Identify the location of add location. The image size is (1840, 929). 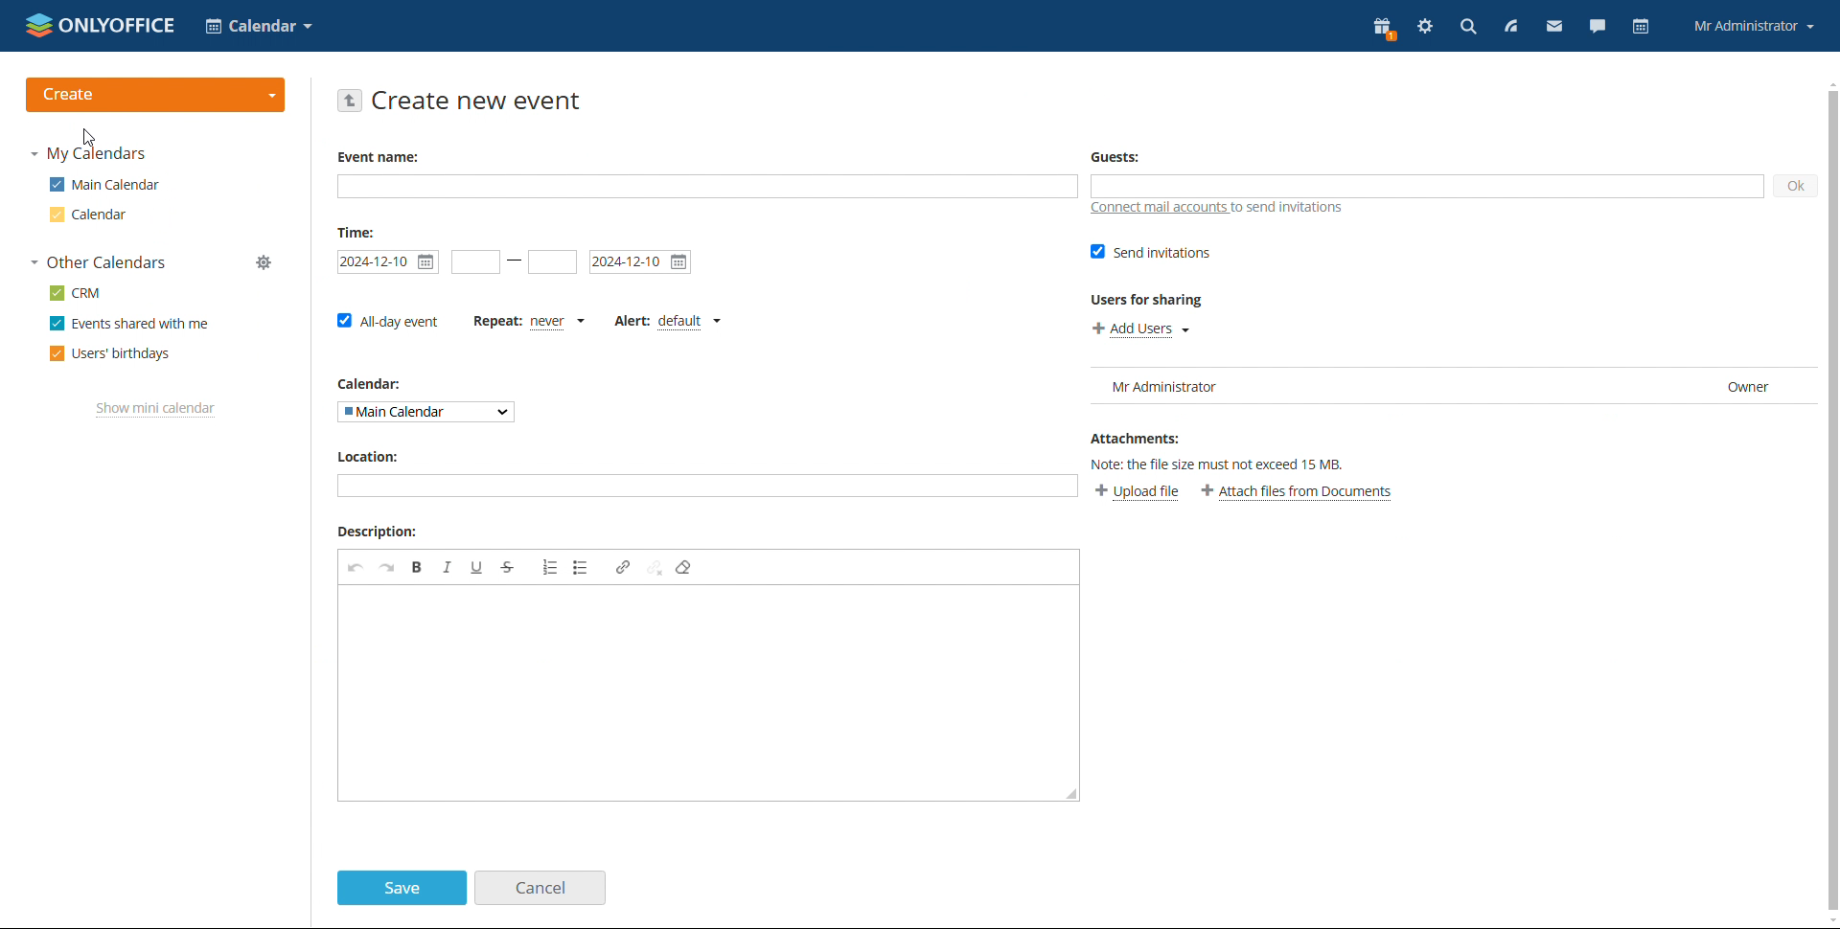
(695, 487).